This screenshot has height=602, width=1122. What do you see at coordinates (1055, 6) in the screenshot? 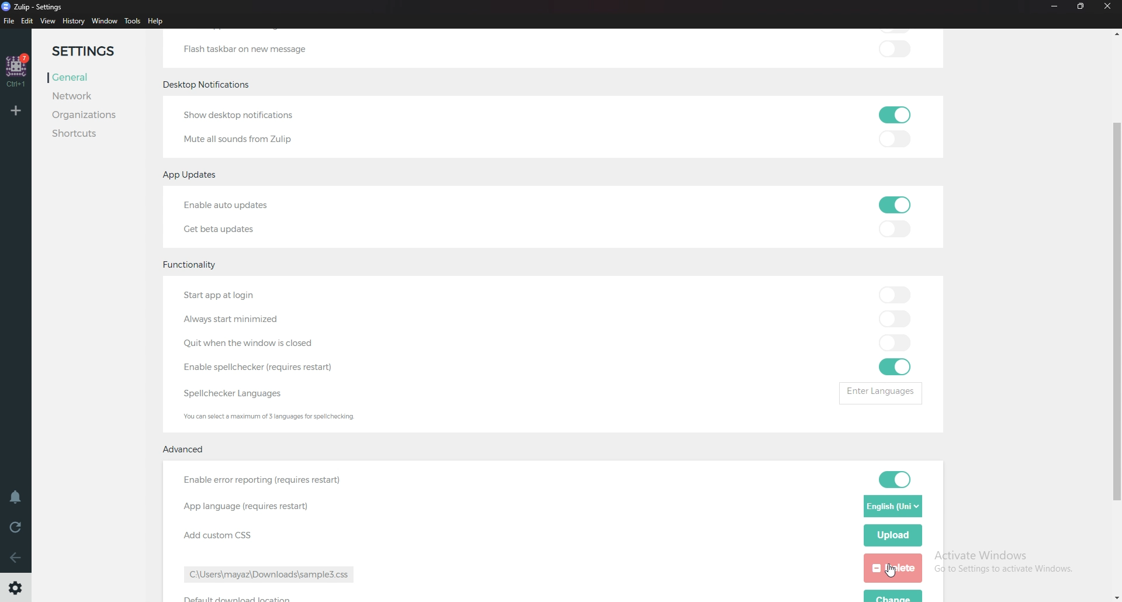
I see `Minimize` at bounding box center [1055, 6].